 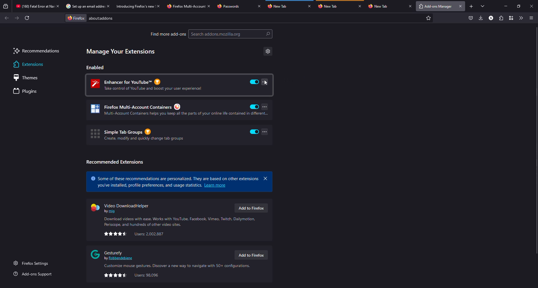 What do you see at coordinates (254, 107) in the screenshot?
I see `enabled` at bounding box center [254, 107].